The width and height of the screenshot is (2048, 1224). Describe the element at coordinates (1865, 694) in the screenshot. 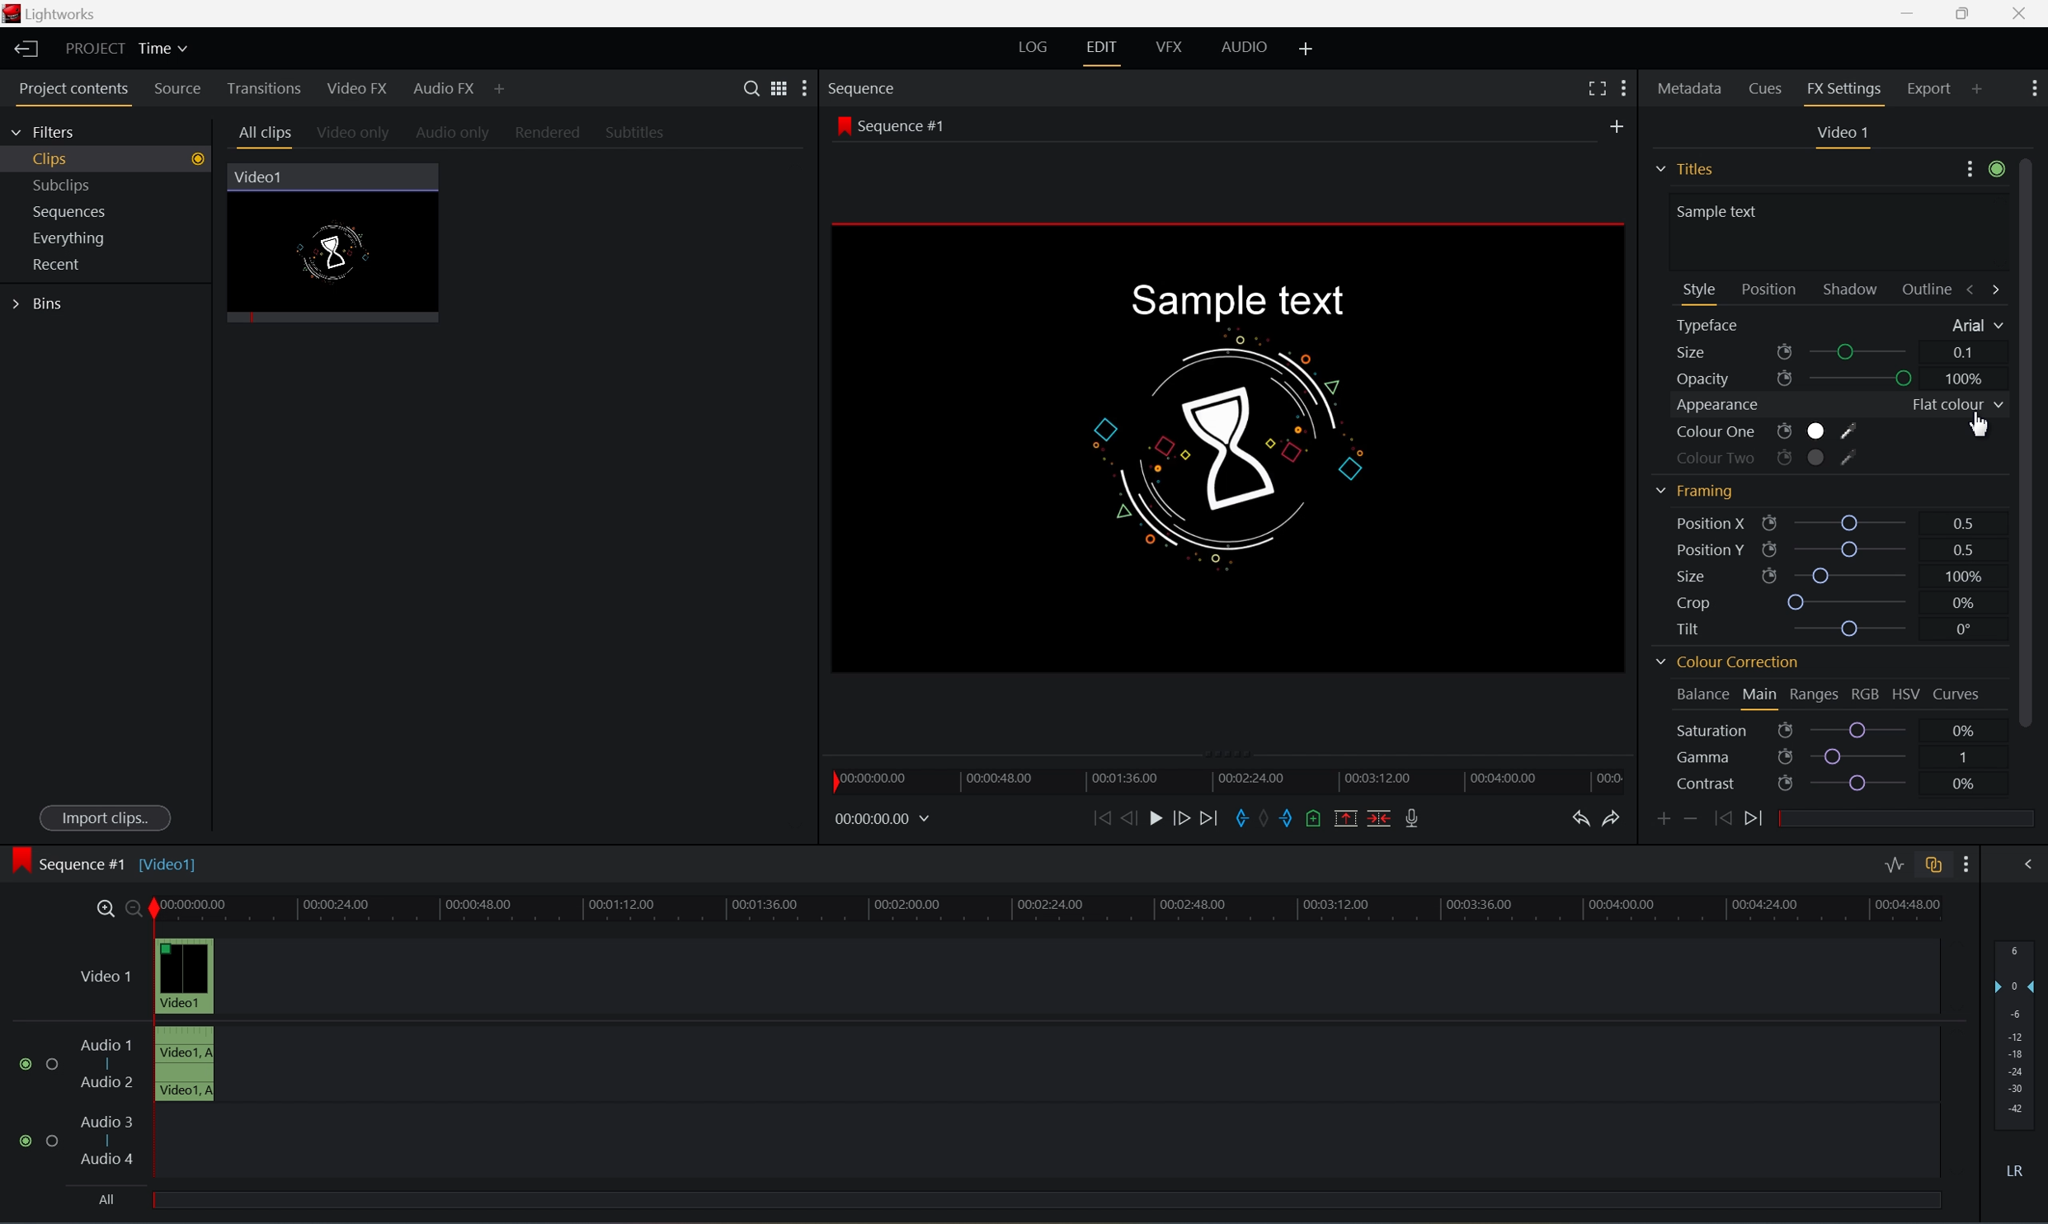

I see `RGB` at that location.